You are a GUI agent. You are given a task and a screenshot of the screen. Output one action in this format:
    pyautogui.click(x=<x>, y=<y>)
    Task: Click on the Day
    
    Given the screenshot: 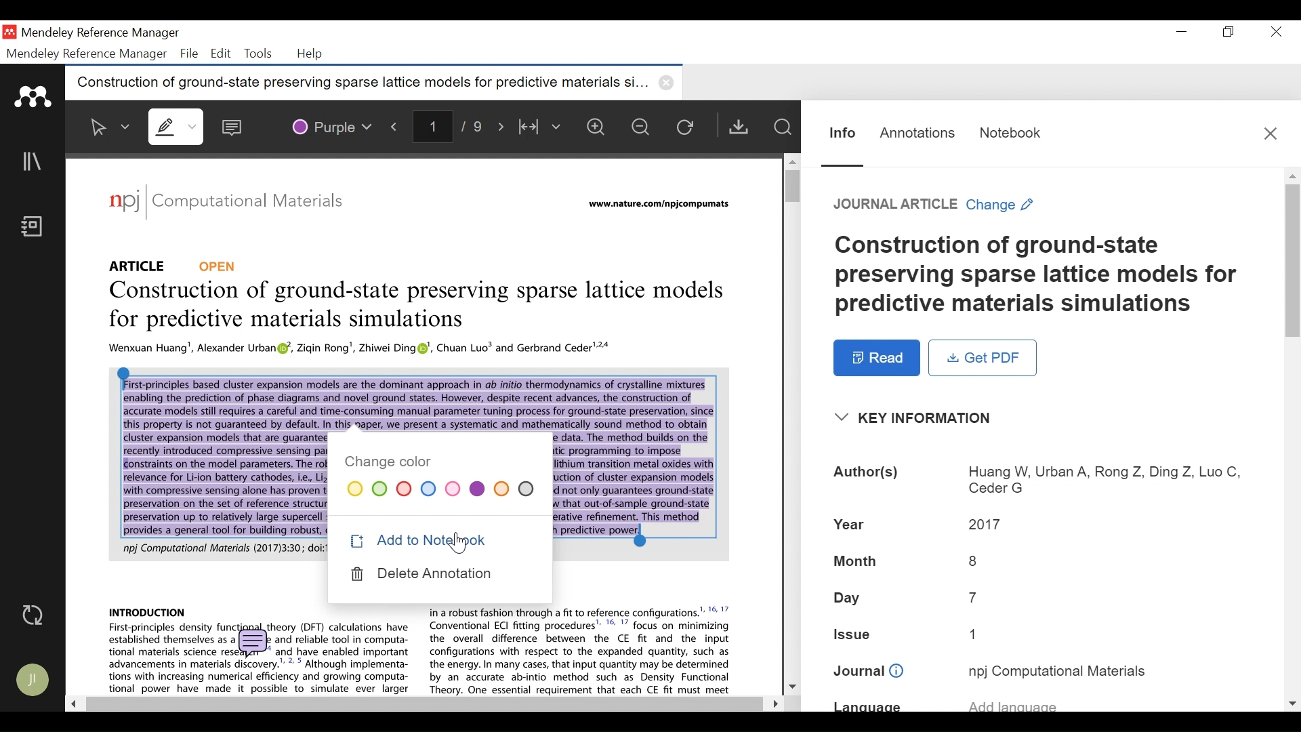 What is the action you would take?
    pyautogui.click(x=849, y=598)
    